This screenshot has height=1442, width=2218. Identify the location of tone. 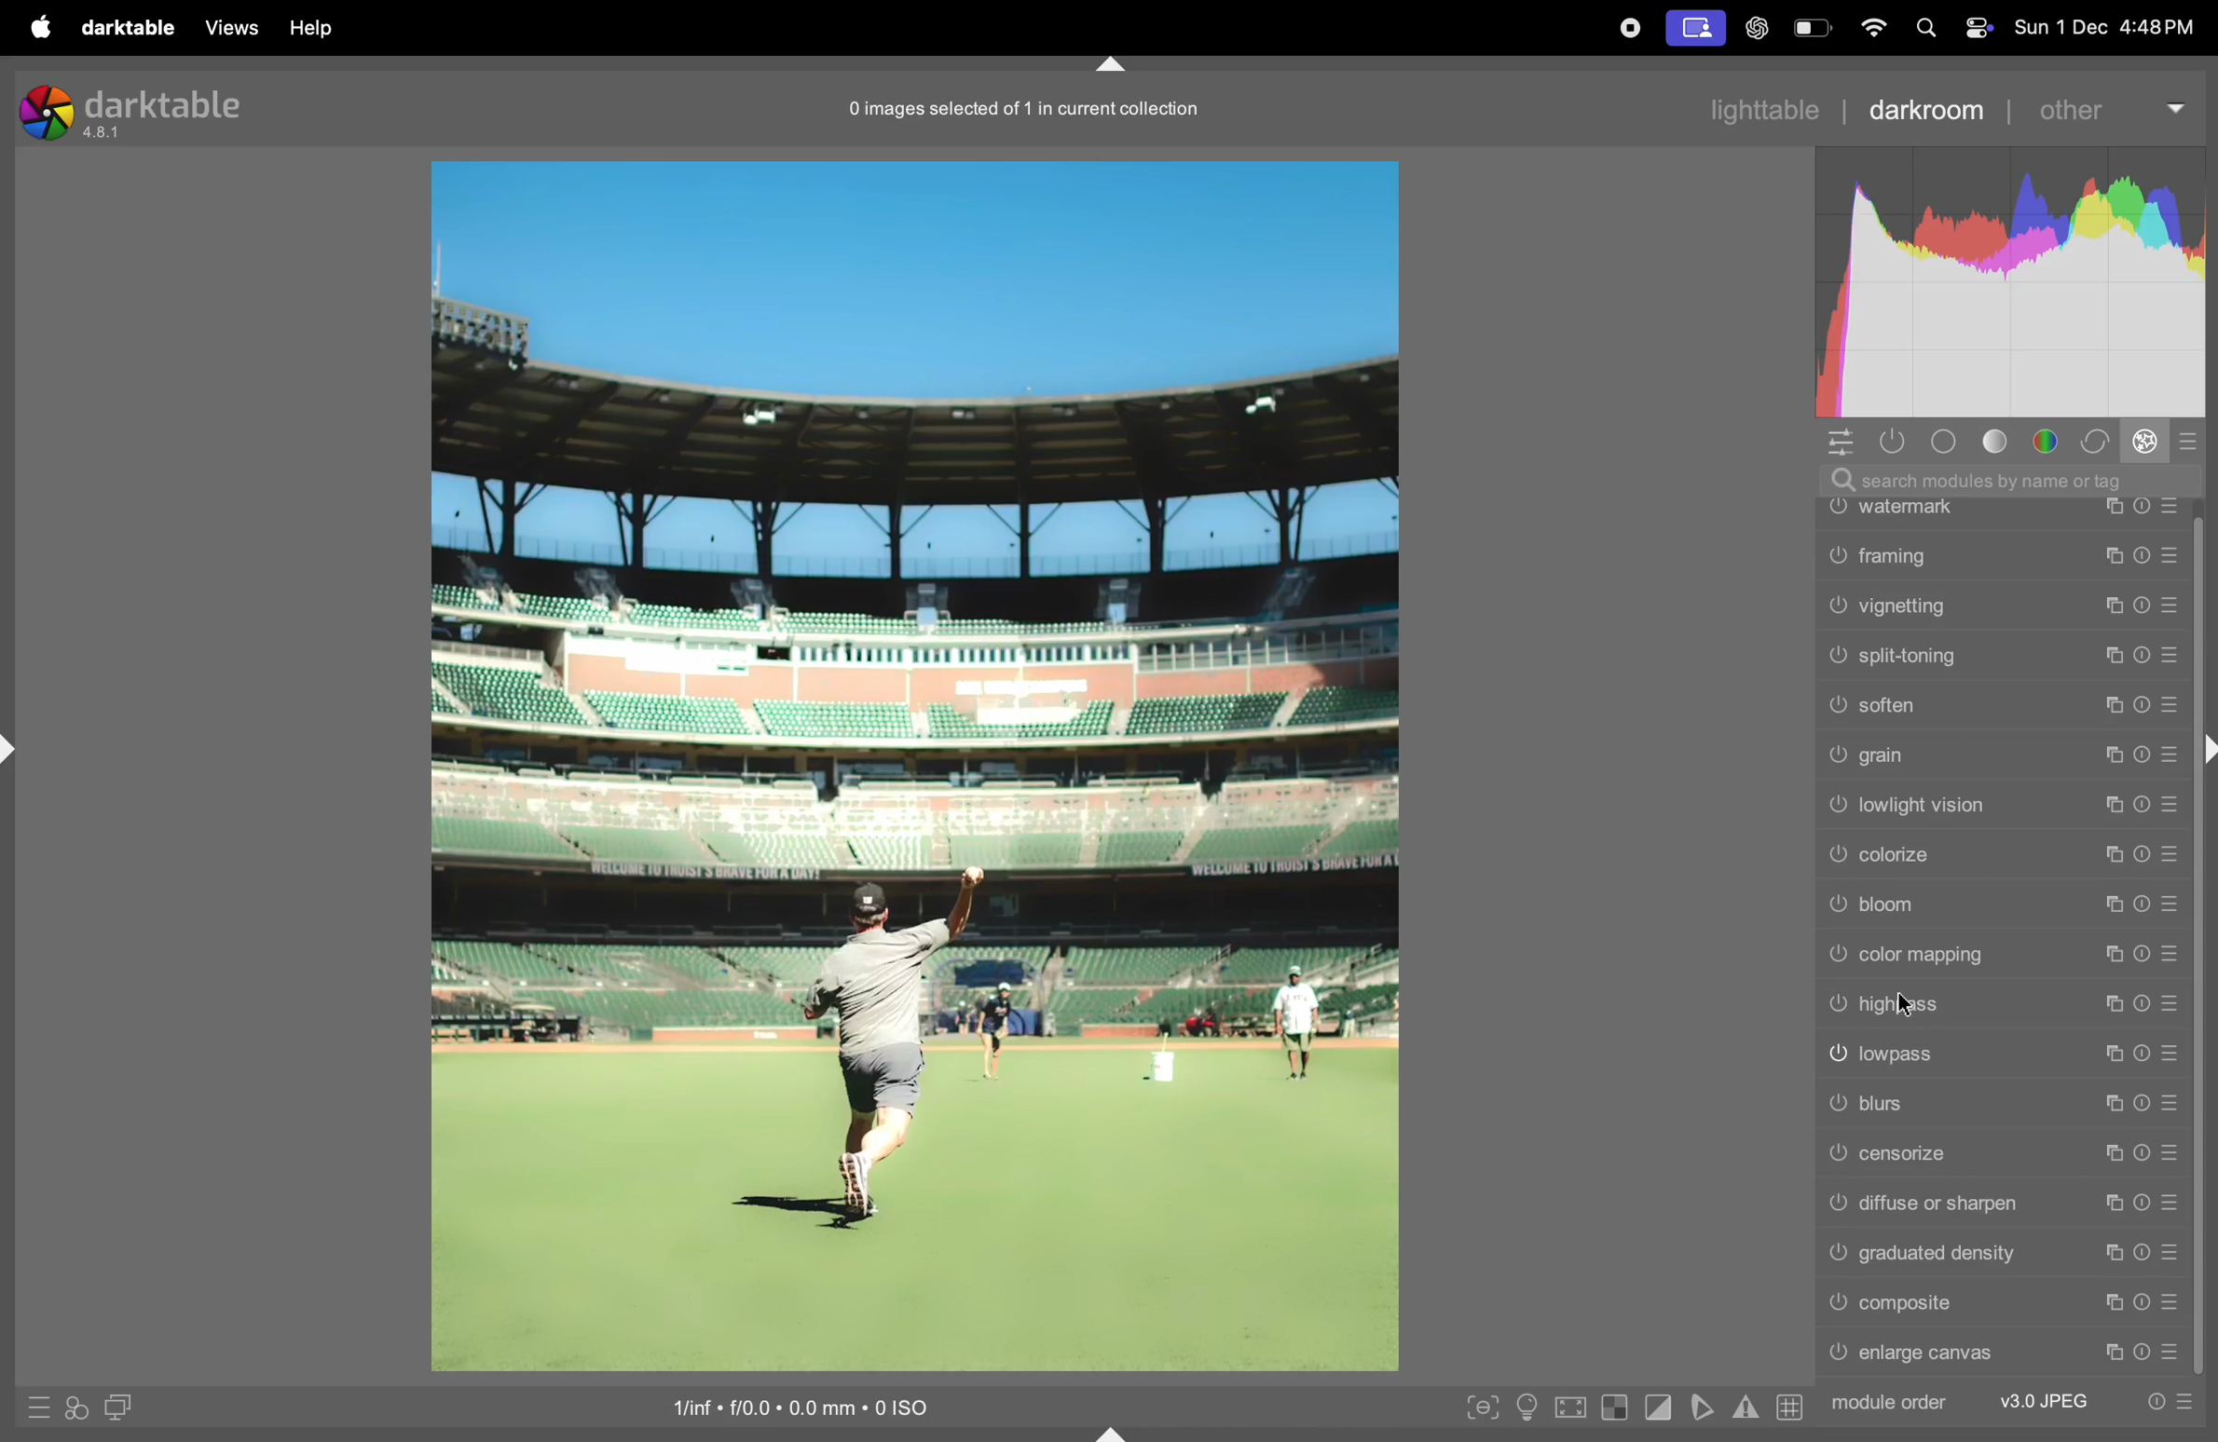
(2004, 442).